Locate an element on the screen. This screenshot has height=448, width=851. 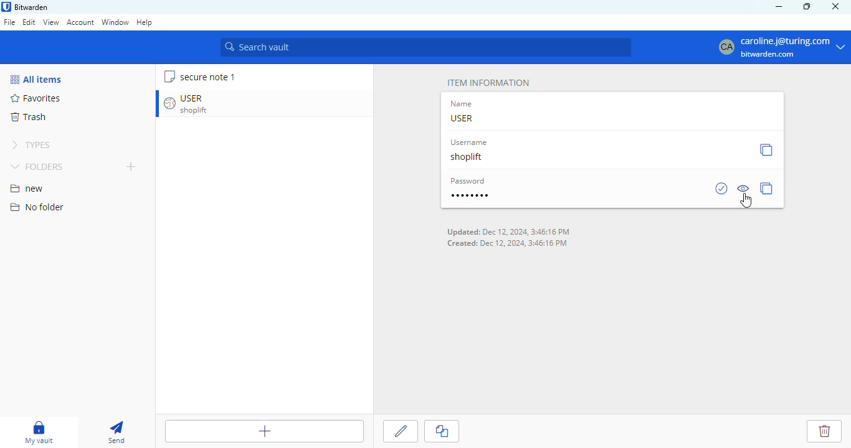
USER is located at coordinates (464, 118).